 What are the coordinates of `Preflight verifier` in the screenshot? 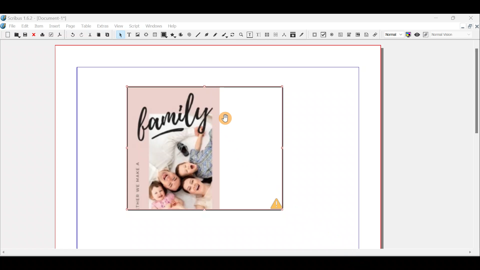 It's located at (50, 34).